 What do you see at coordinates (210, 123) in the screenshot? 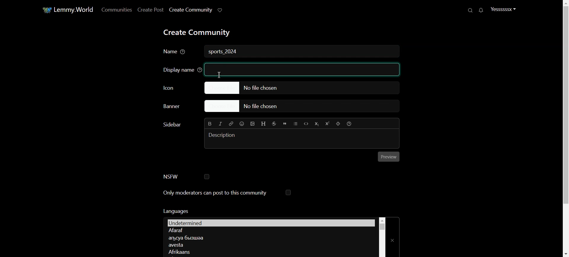
I see `Bold` at bounding box center [210, 123].